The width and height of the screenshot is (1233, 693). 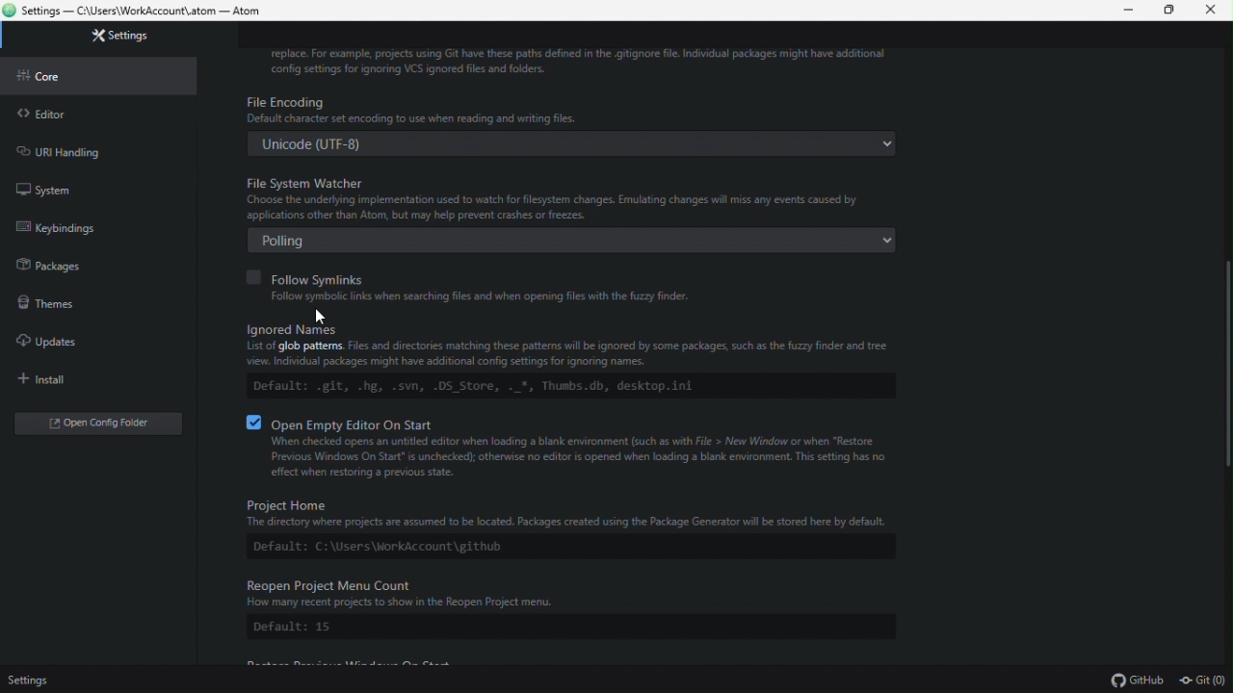 What do you see at coordinates (88, 267) in the screenshot?
I see `packages` at bounding box center [88, 267].